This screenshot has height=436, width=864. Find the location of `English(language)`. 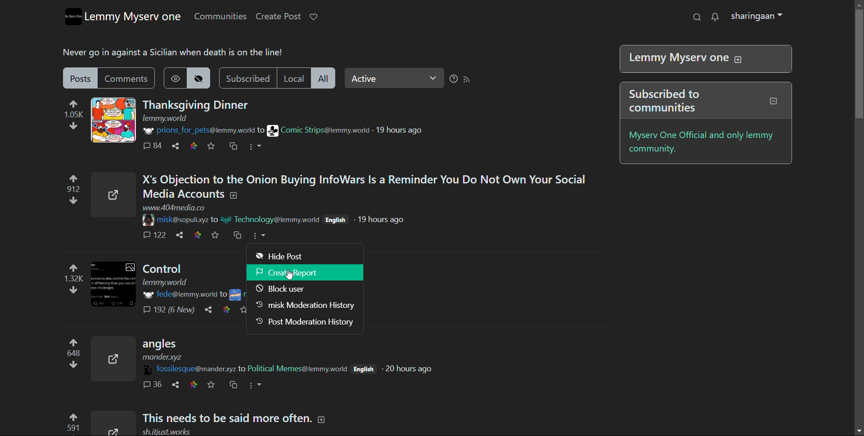

English(language) is located at coordinates (336, 220).